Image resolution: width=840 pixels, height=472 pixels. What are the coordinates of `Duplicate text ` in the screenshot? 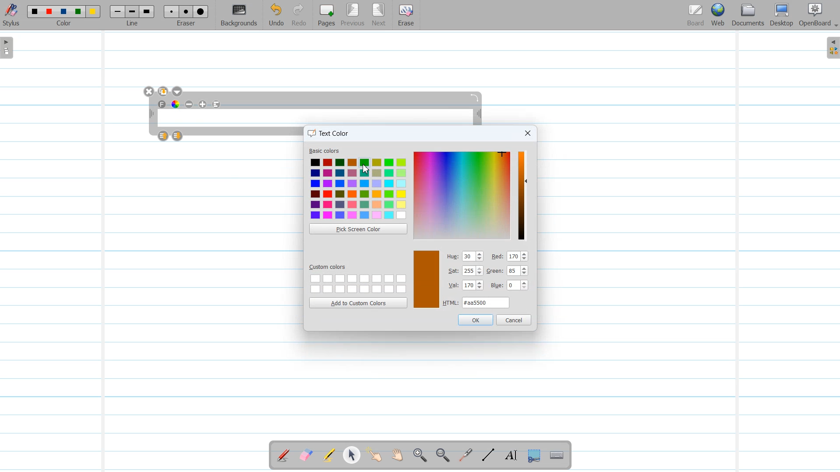 It's located at (164, 92).